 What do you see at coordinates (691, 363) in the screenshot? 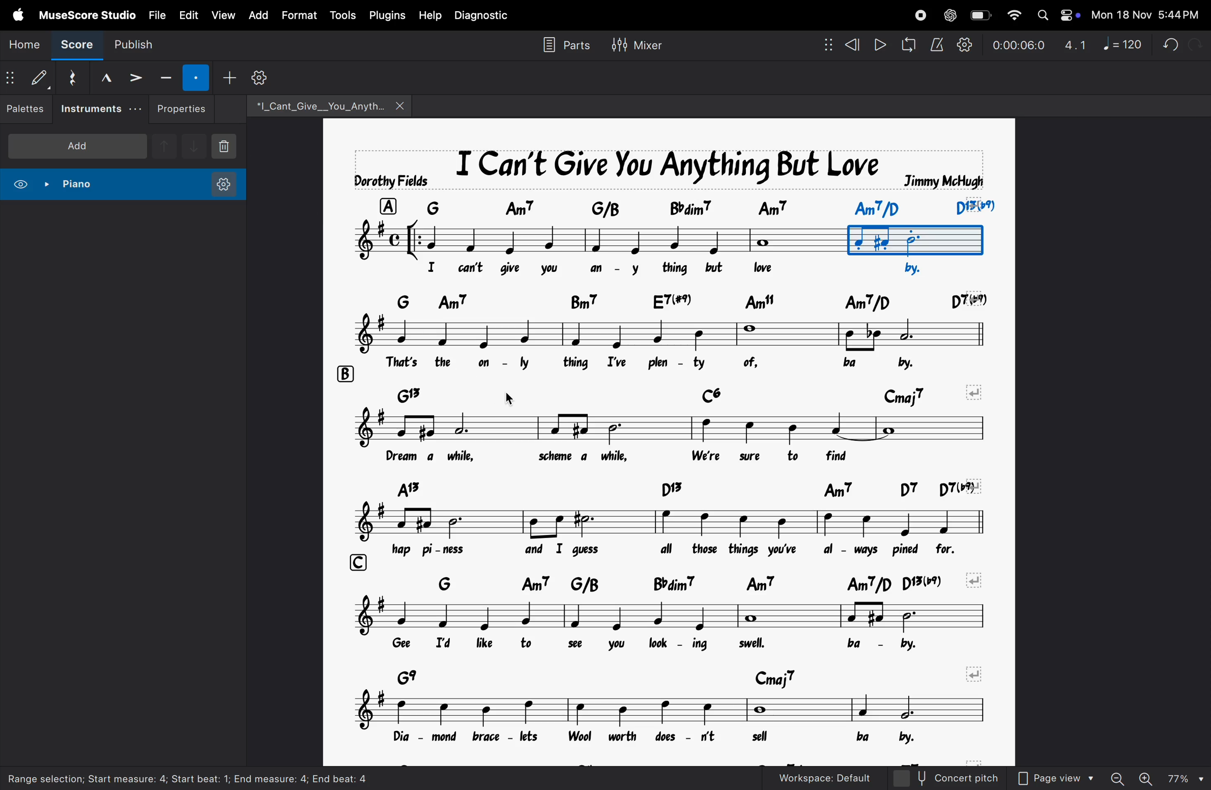
I see `lyrics` at bounding box center [691, 363].